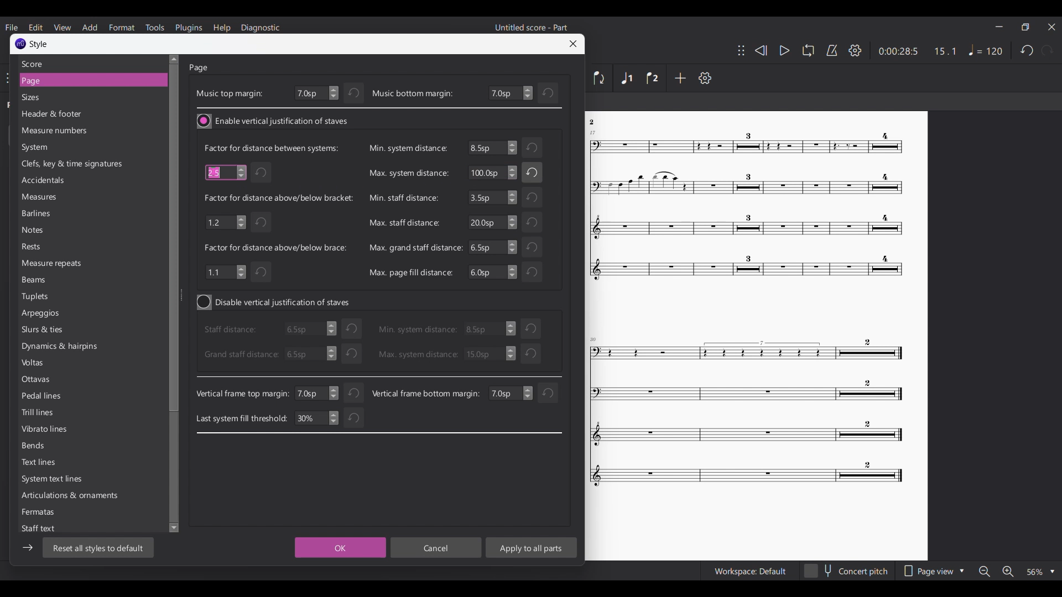  I want to click on , so click(535, 246).